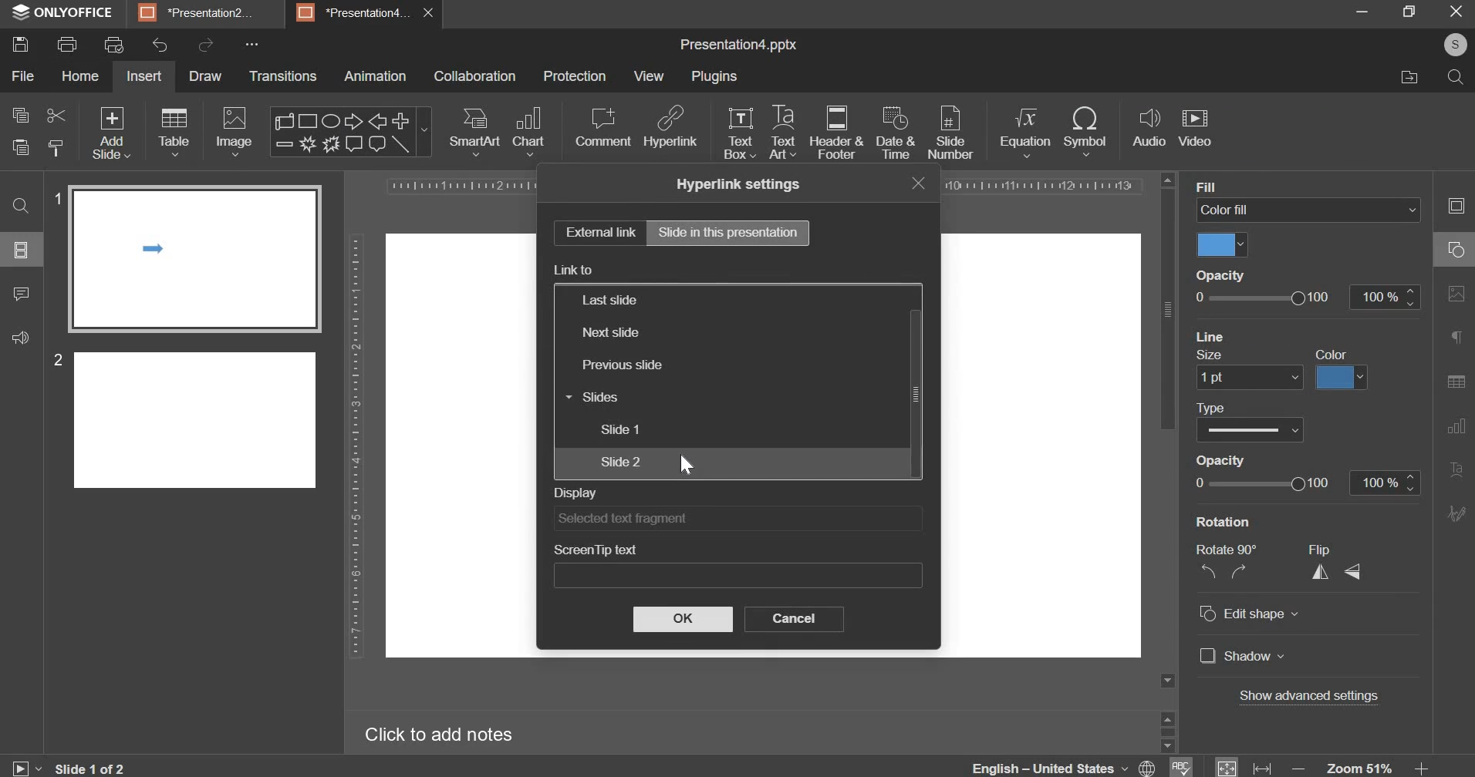 This screenshot has width=1475, height=777. I want to click on *Presentation2., so click(198, 15).